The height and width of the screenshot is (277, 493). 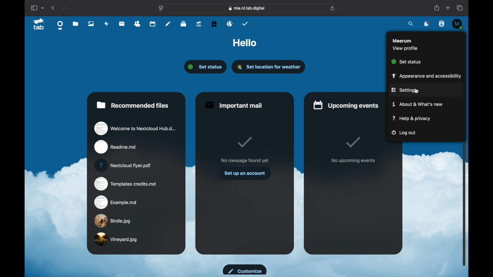 I want to click on upgrade, so click(x=198, y=24).